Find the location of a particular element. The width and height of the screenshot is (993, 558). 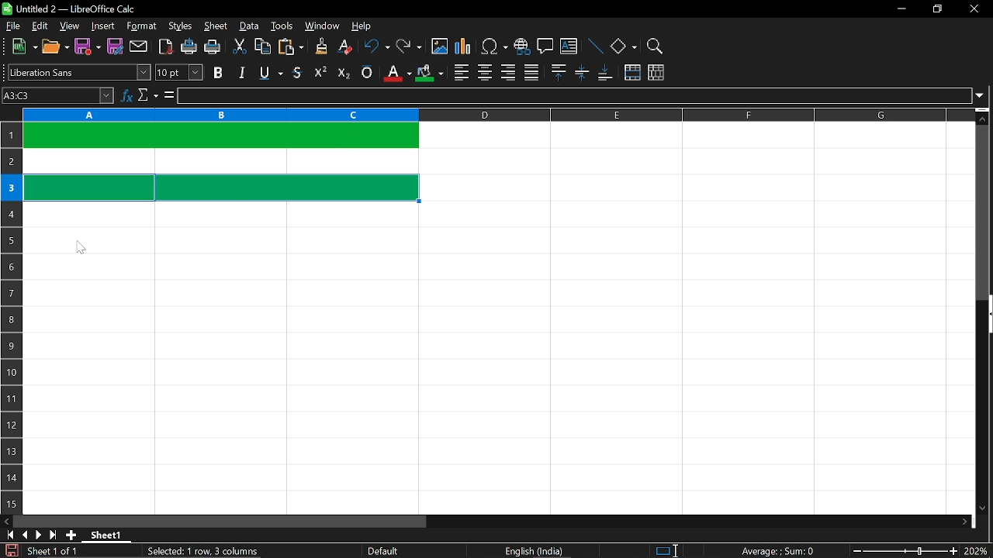

expand formula bar is located at coordinates (982, 95).